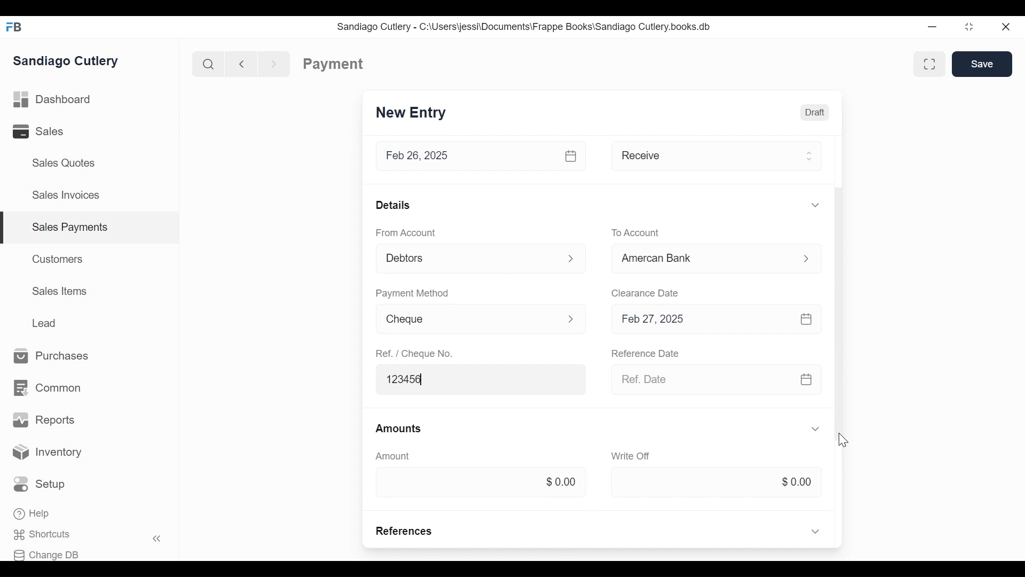  What do you see at coordinates (524, 26) in the screenshot?
I see `Sandiago Cutlery - C:\Users\jessi\Documents\Frappe Books\Sandiago Cutlery.books.db` at bounding box center [524, 26].